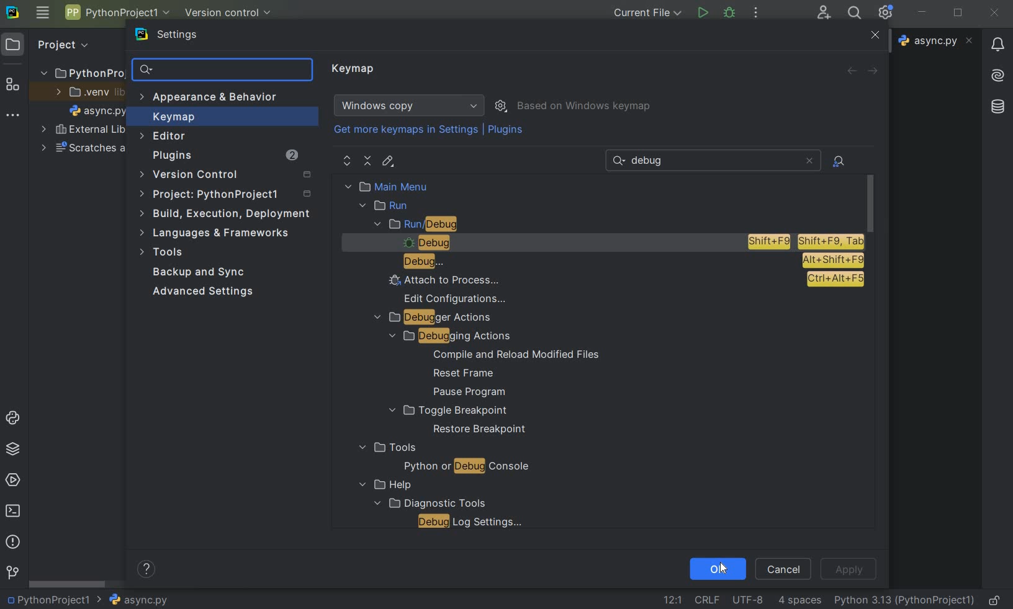 This screenshot has width=1013, height=609. What do you see at coordinates (672, 600) in the screenshot?
I see `go to line` at bounding box center [672, 600].